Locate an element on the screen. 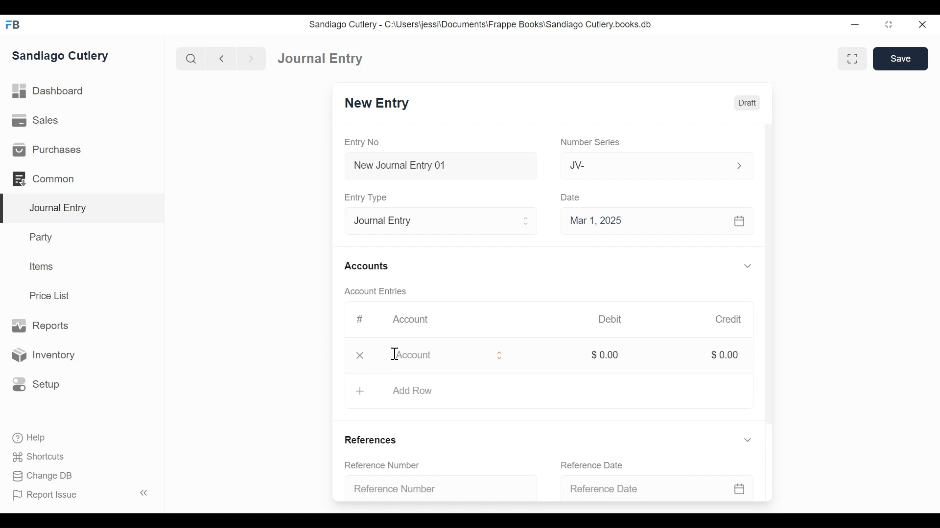 The width and height of the screenshot is (940, 528). Jv- is located at coordinates (650, 166).